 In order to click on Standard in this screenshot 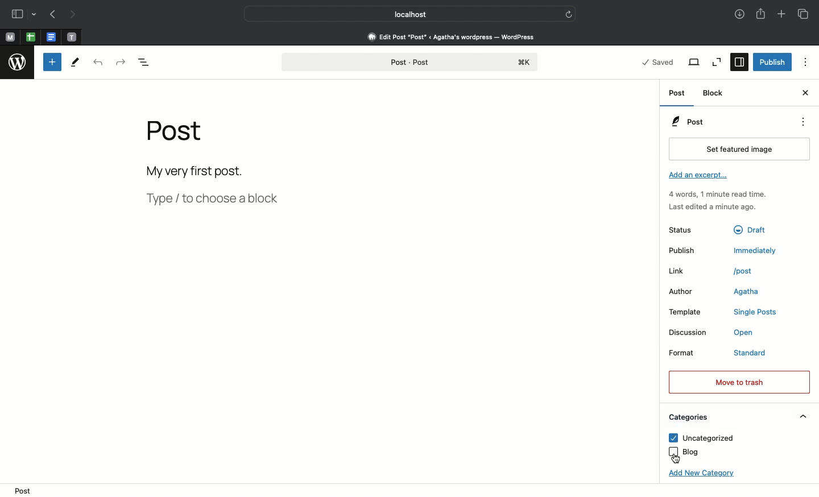, I will do `click(761, 354)`.